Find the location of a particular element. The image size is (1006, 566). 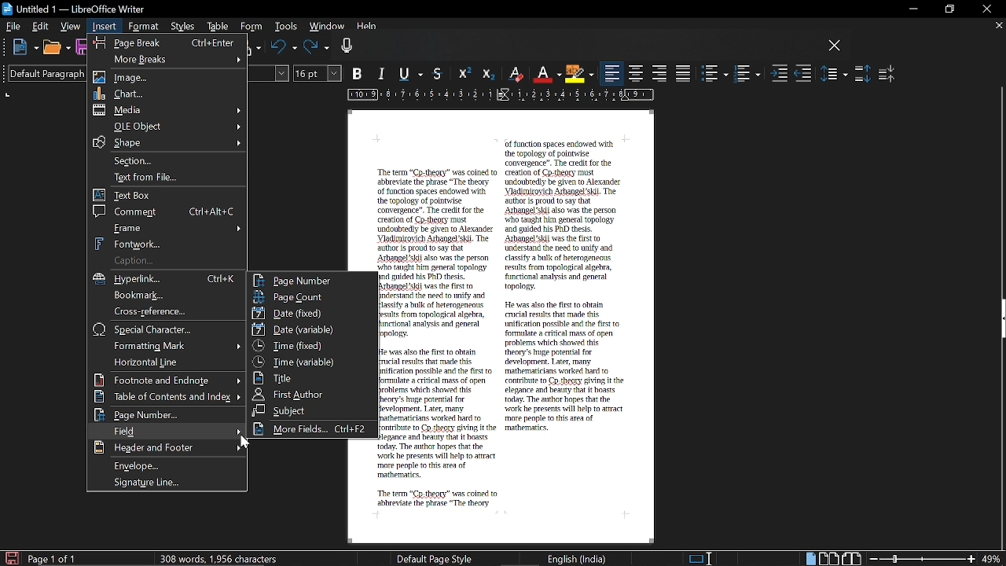

toggle unordered list is located at coordinates (715, 74).